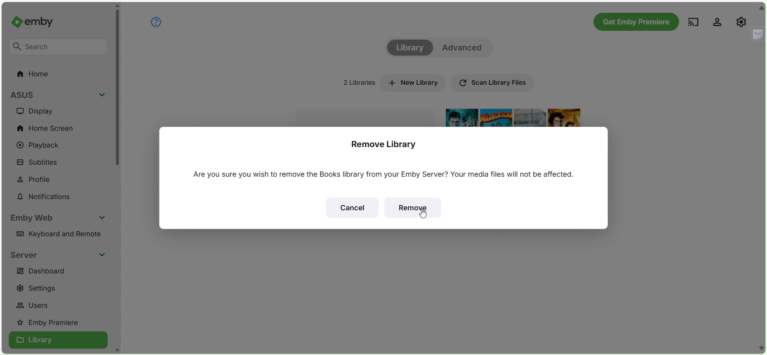 This screenshot has height=355, width=767. What do you see at coordinates (491, 82) in the screenshot?
I see `Scan Library Files` at bounding box center [491, 82].